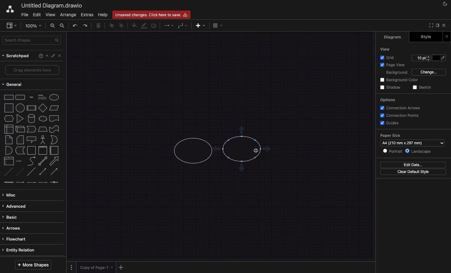 This screenshot has width=451, height=273. What do you see at coordinates (447, 37) in the screenshot?
I see `close` at bounding box center [447, 37].